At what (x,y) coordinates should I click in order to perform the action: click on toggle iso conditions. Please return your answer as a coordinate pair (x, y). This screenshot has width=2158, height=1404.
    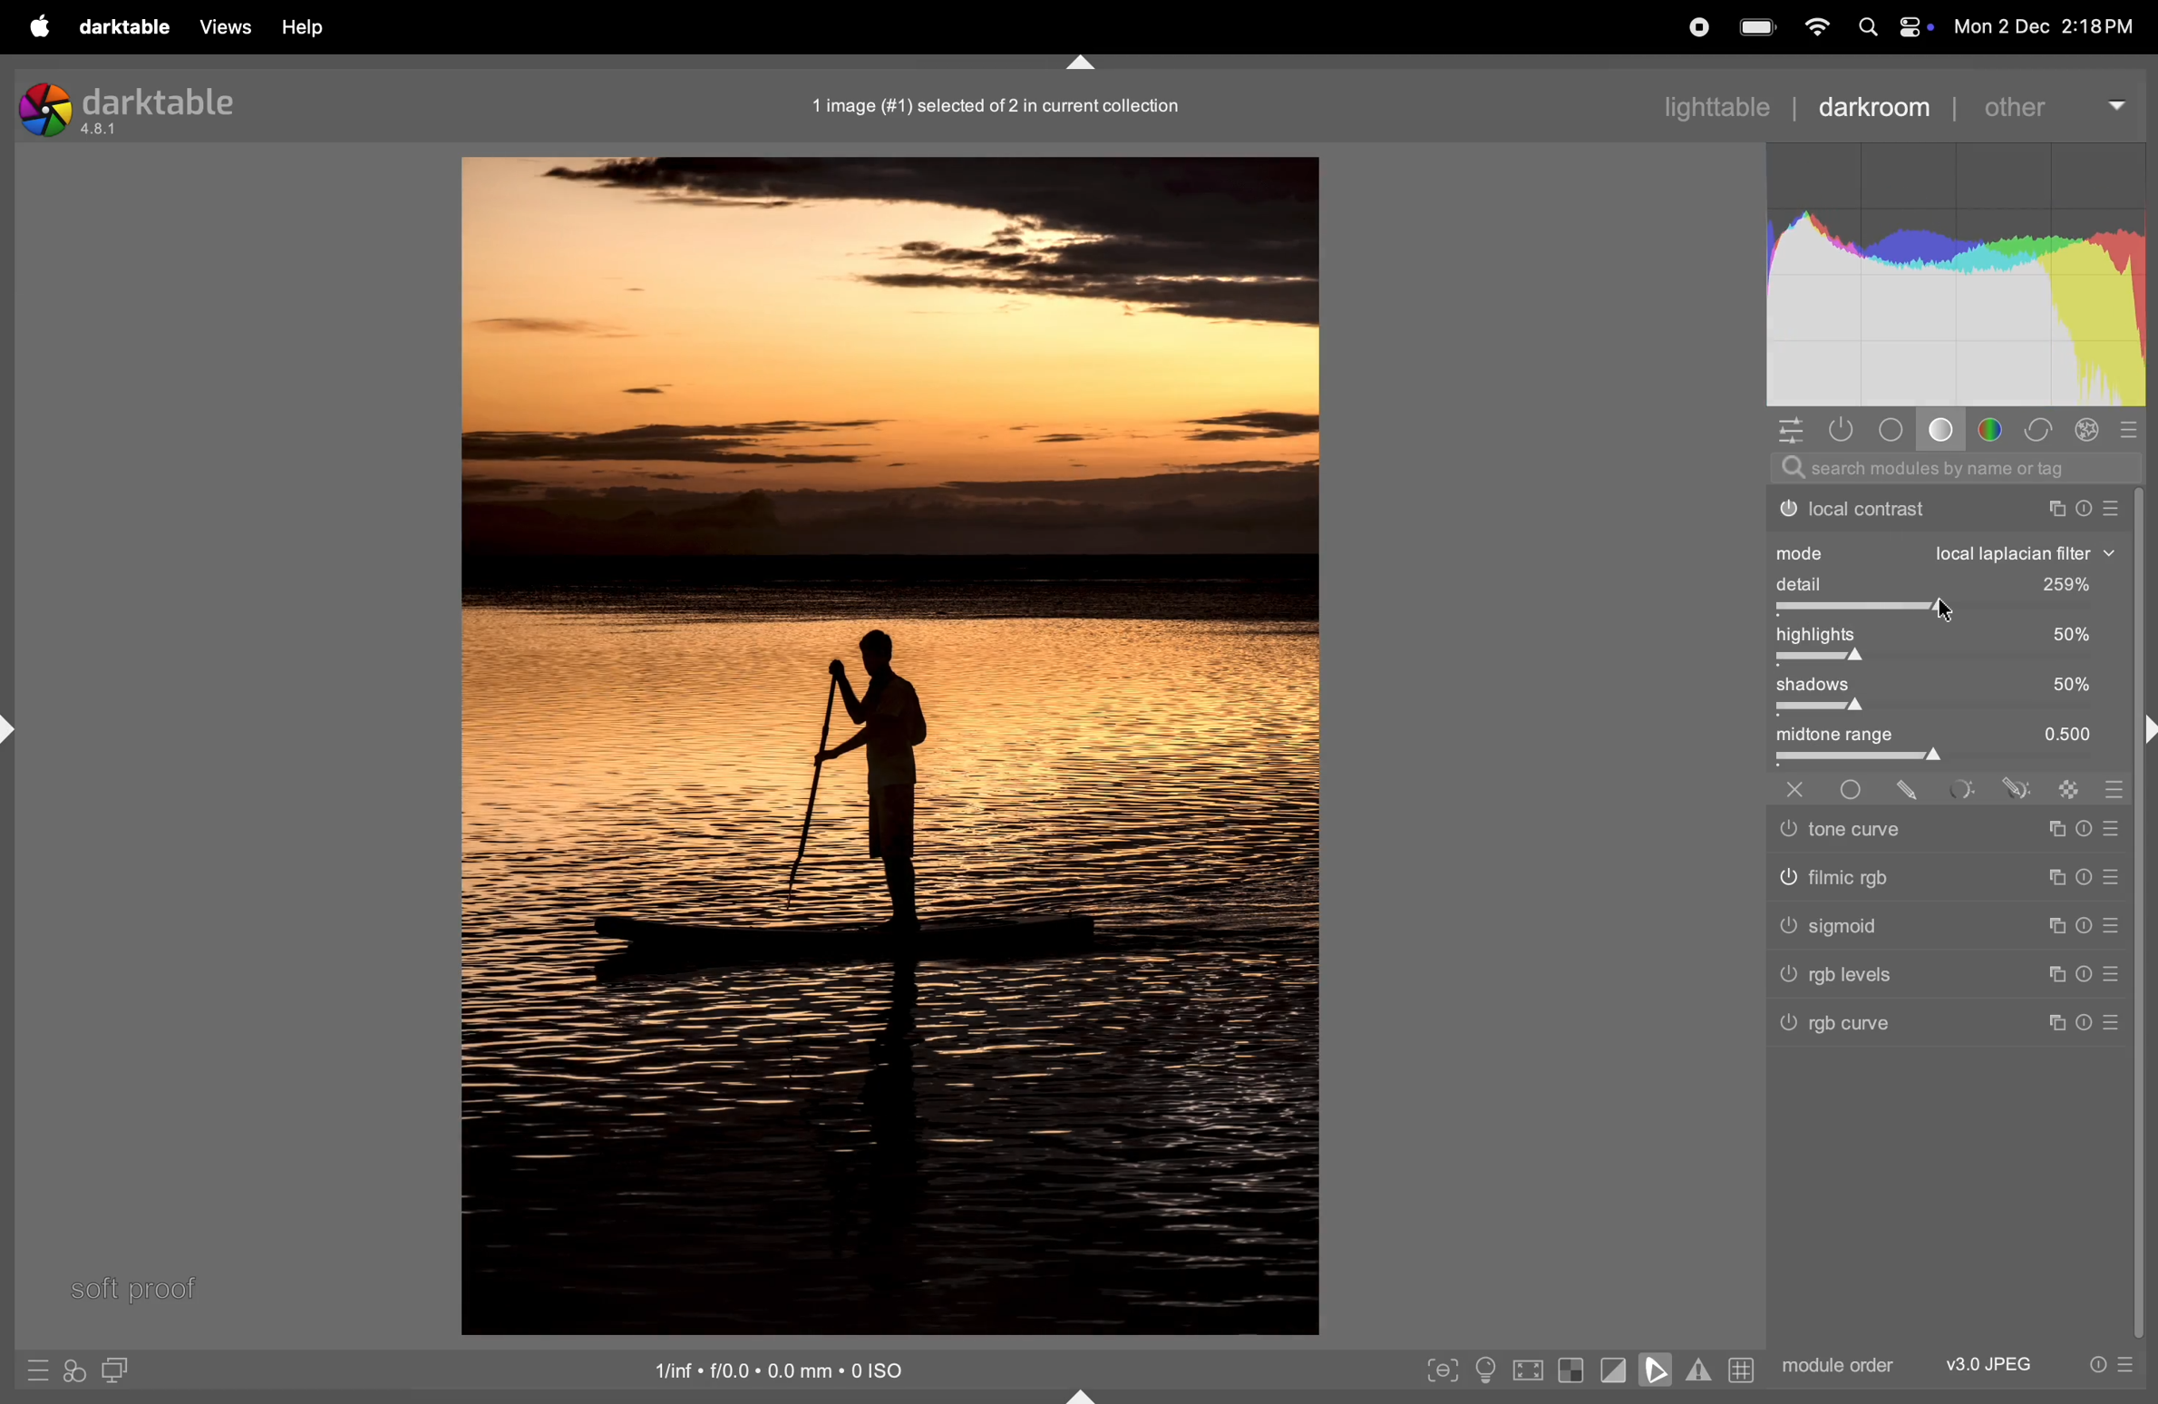
    Looking at the image, I should click on (1484, 1370).